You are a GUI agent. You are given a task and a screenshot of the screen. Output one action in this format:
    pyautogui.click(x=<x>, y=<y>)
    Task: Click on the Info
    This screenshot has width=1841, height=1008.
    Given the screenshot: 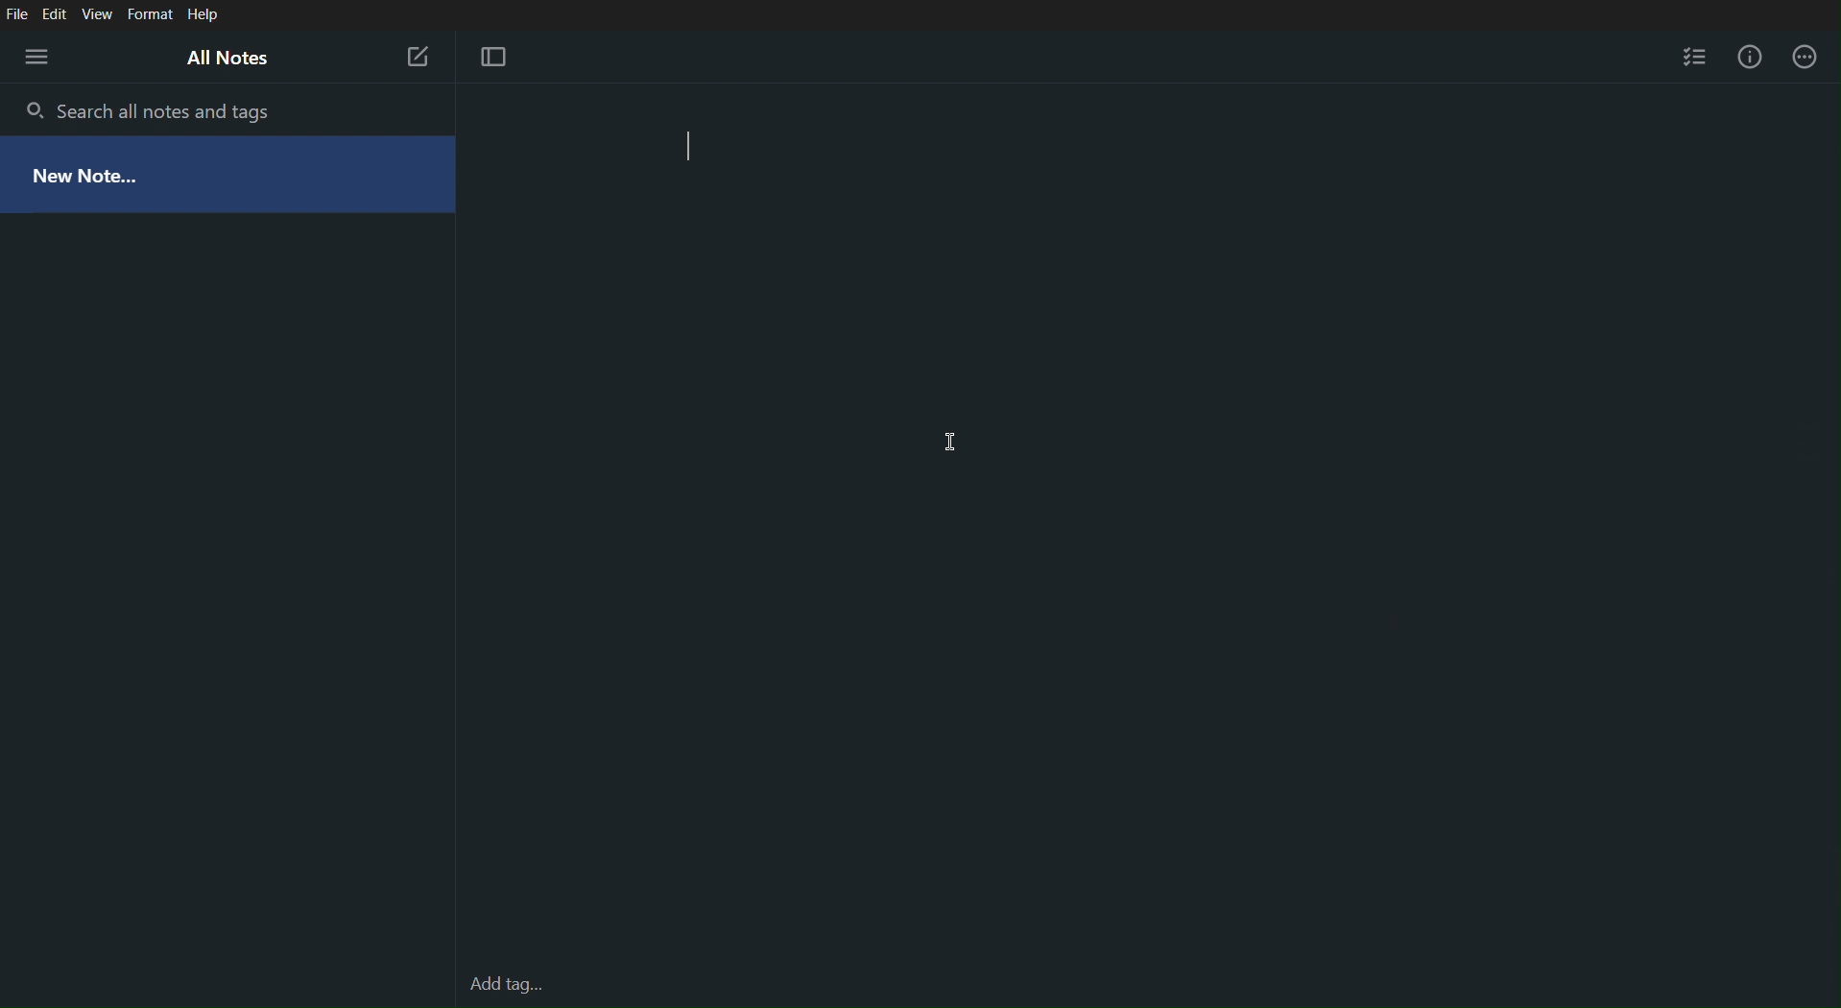 What is the action you would take?
    pyautogui.click(x=1746, y=58)
    